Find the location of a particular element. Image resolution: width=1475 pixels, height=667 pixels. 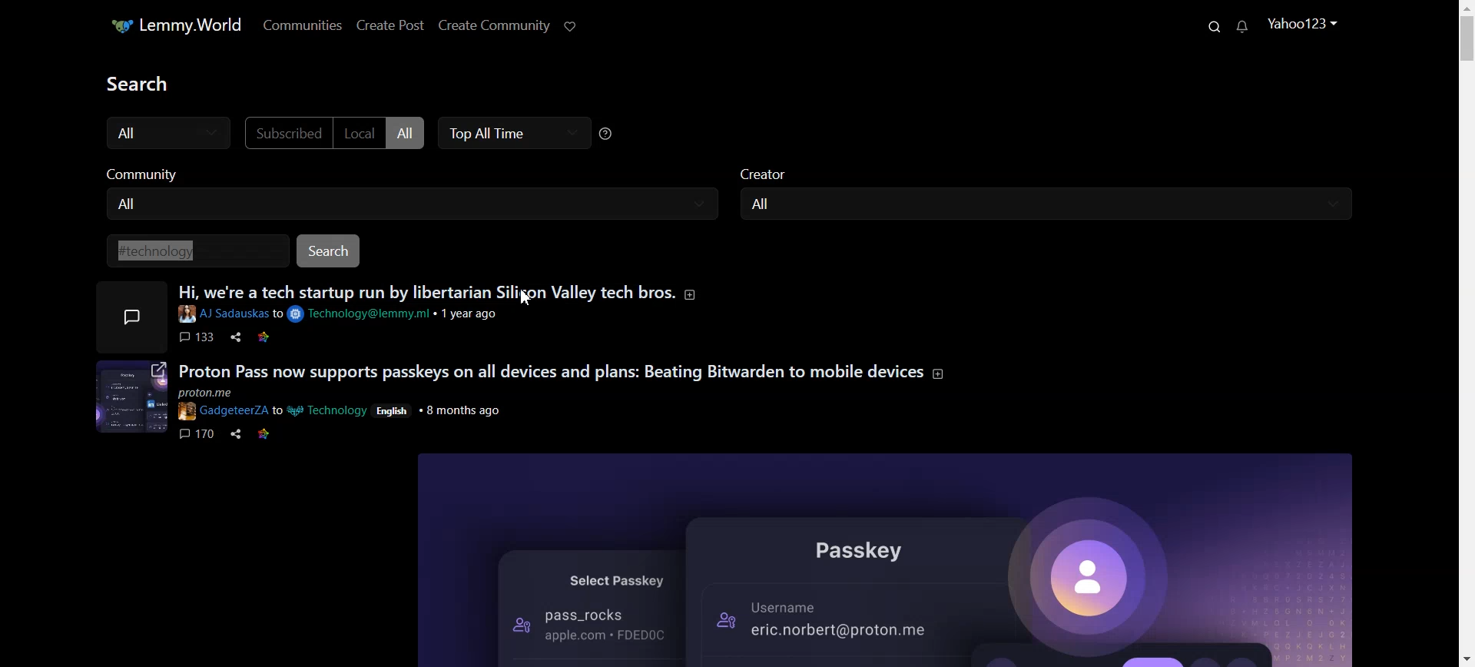

yahoo123 is located at coordinates (1301, 23).